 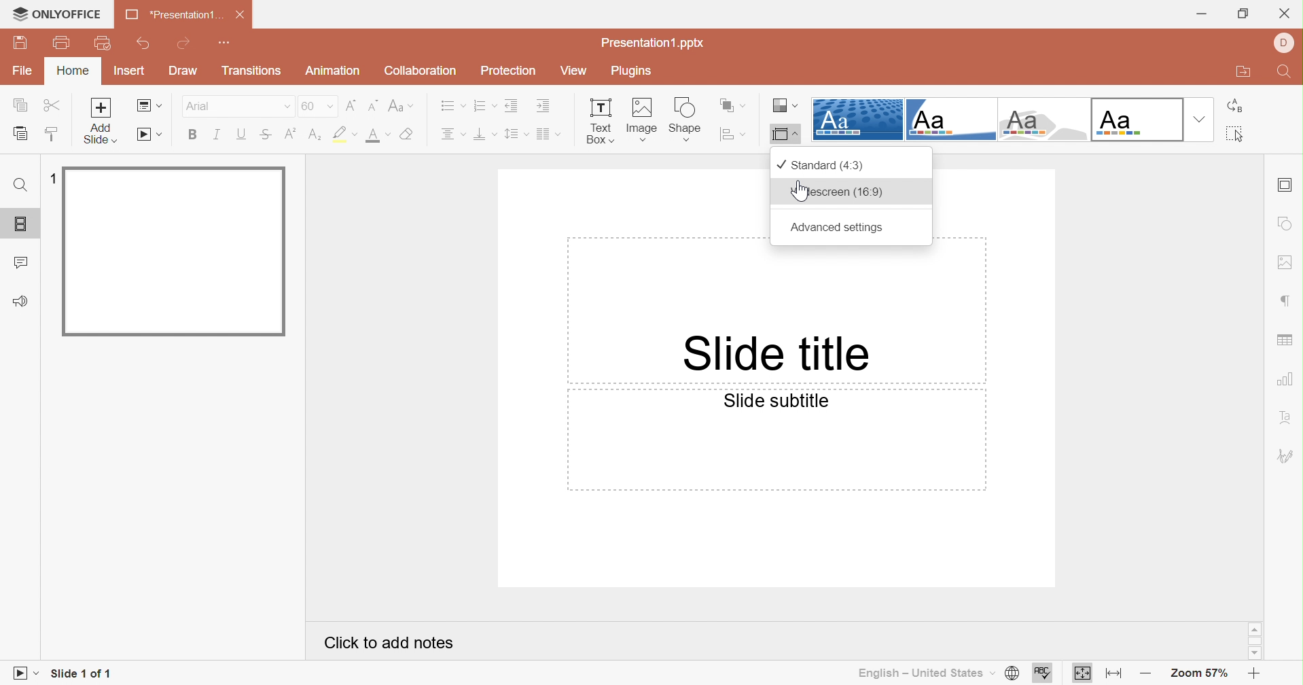 What do you see at coordinates (173, 251) in the screenshot?
I see `Slide` at bounding box center [173, 251].